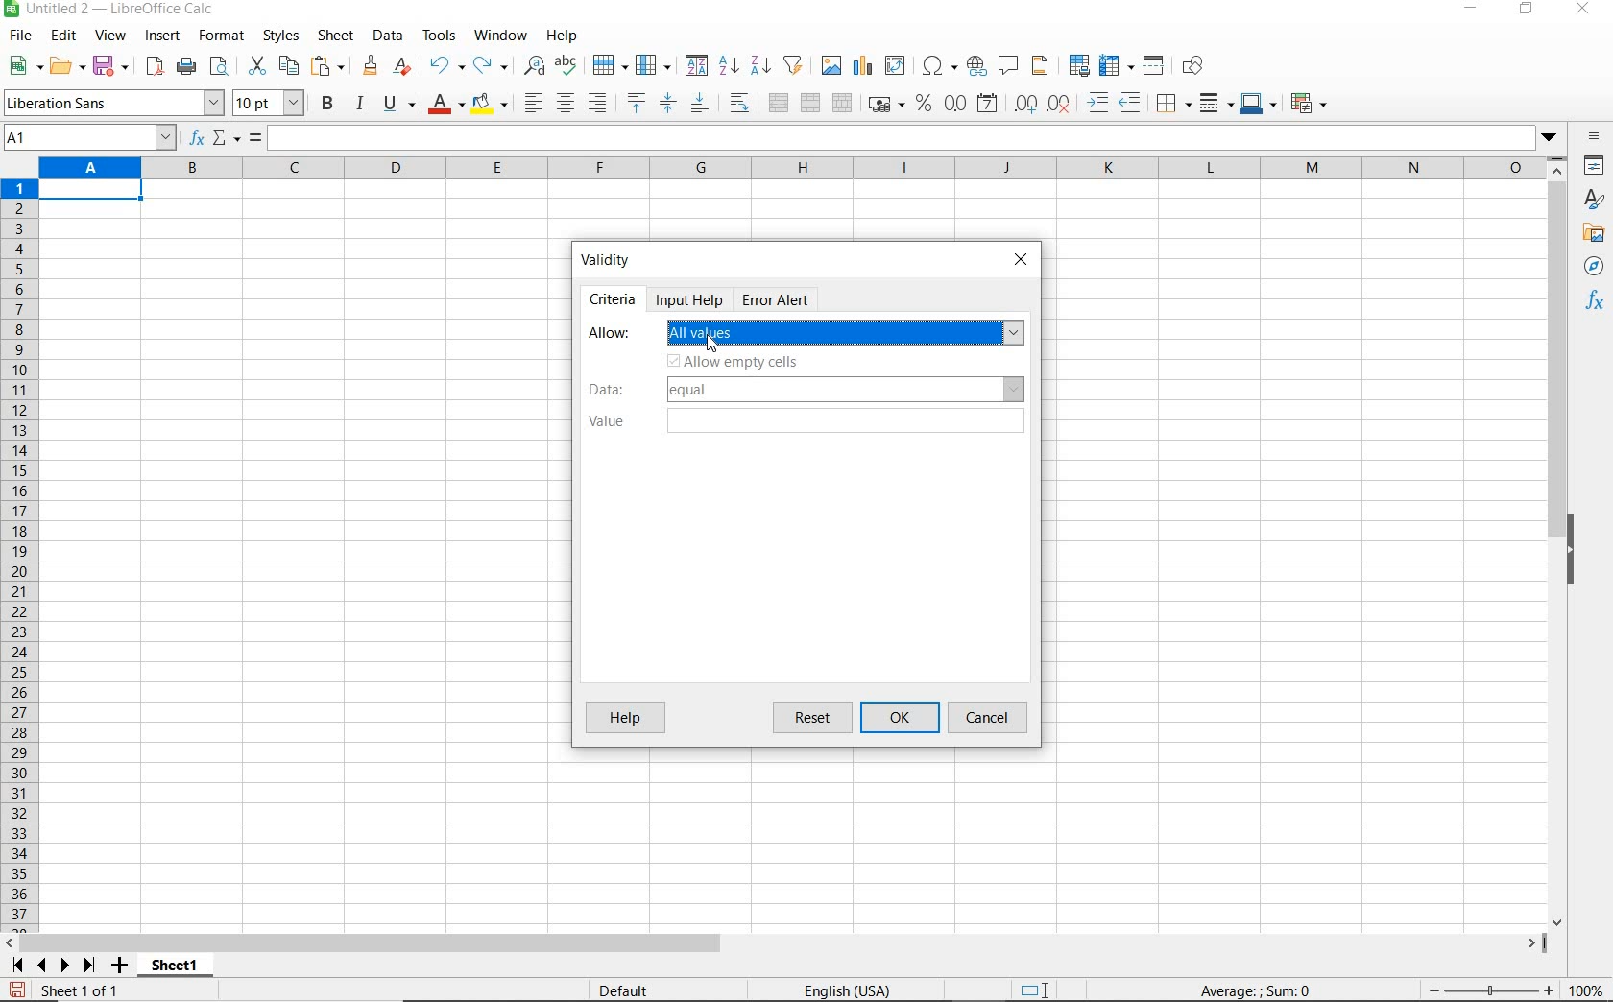  Describe the element at coordinates (1009, 66) in the screenshot. I see `insert comment ` at that location.